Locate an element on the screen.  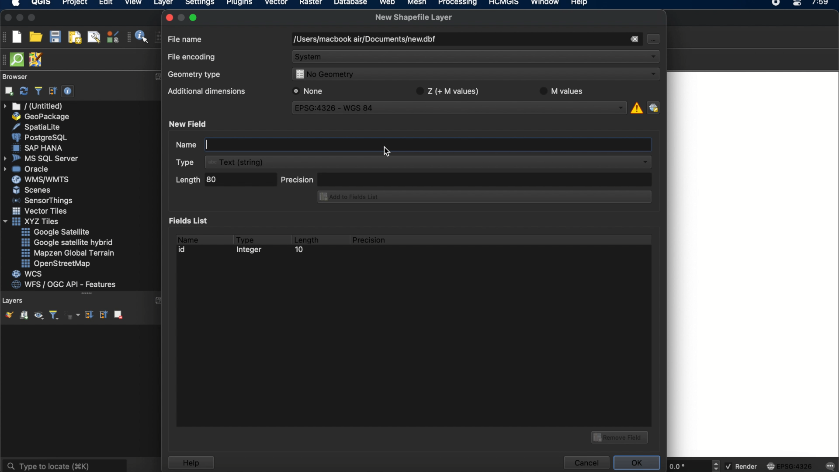
view is located at coordinates (133, 3).